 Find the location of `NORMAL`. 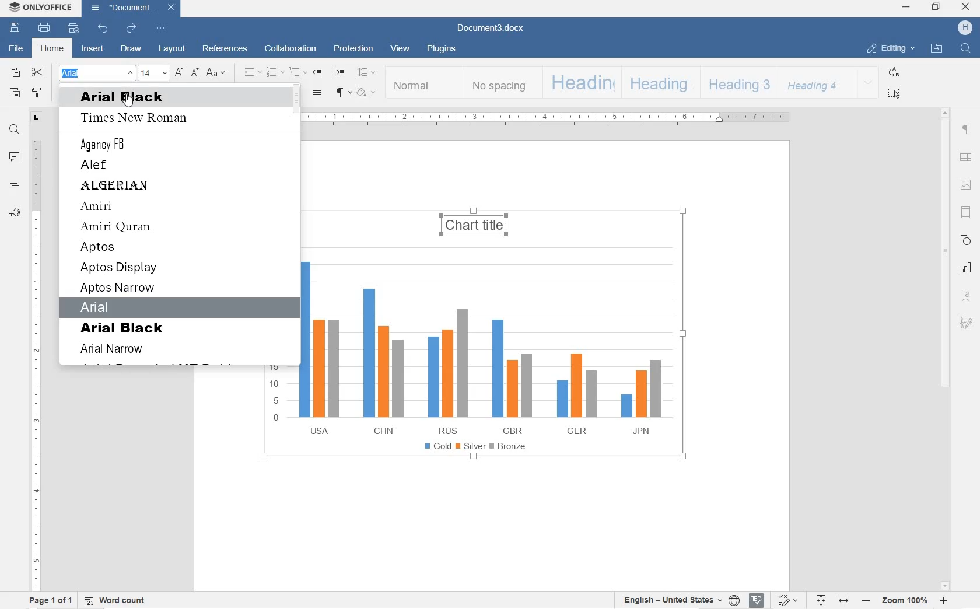

NORMAL is located at coordinates (424, 82).